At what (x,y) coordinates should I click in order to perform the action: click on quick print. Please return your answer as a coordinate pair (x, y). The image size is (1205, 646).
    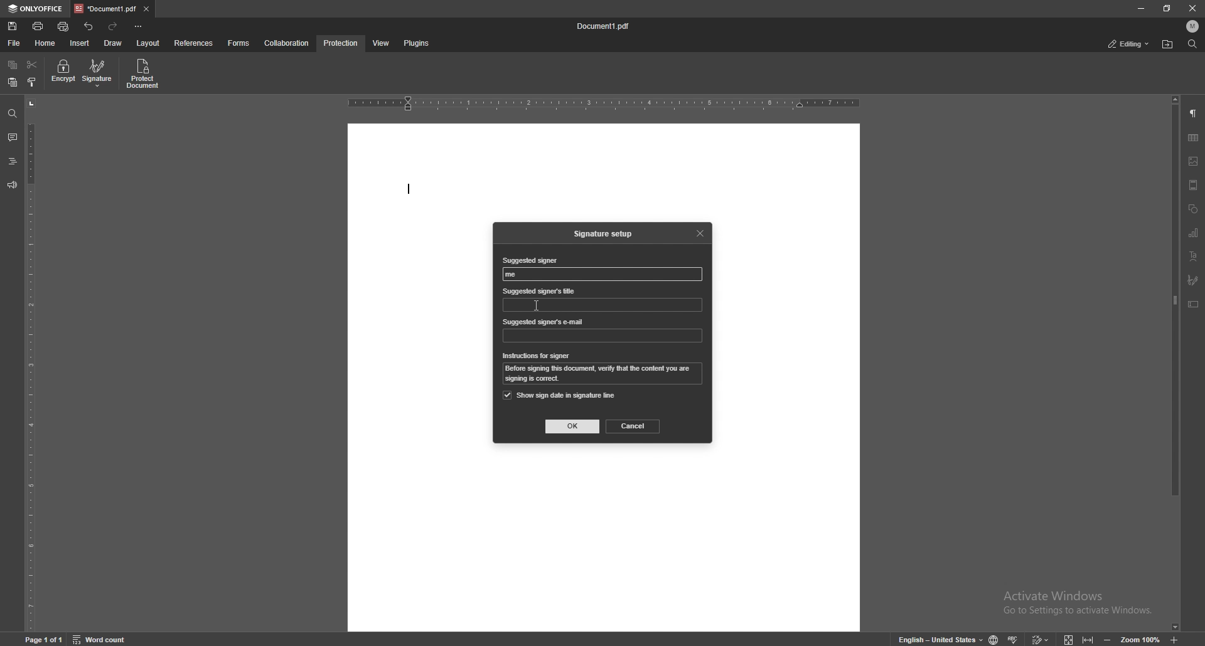
    Looking at the image, I should click on (64, 28).